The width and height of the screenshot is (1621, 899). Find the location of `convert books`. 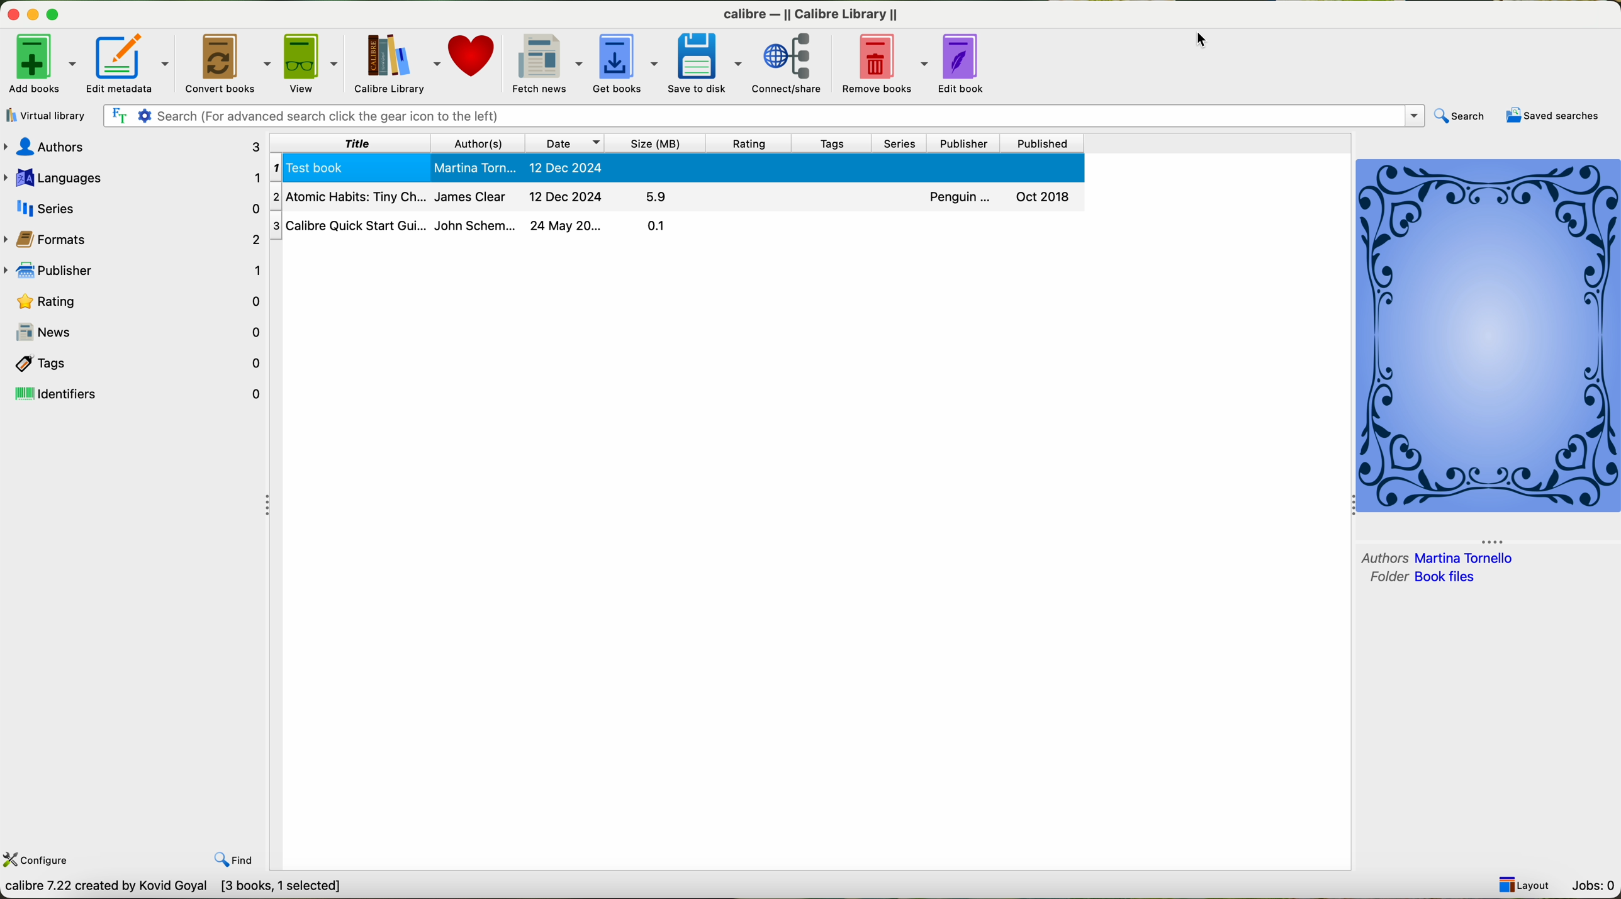

convert books is located at coordinates (222, 62).